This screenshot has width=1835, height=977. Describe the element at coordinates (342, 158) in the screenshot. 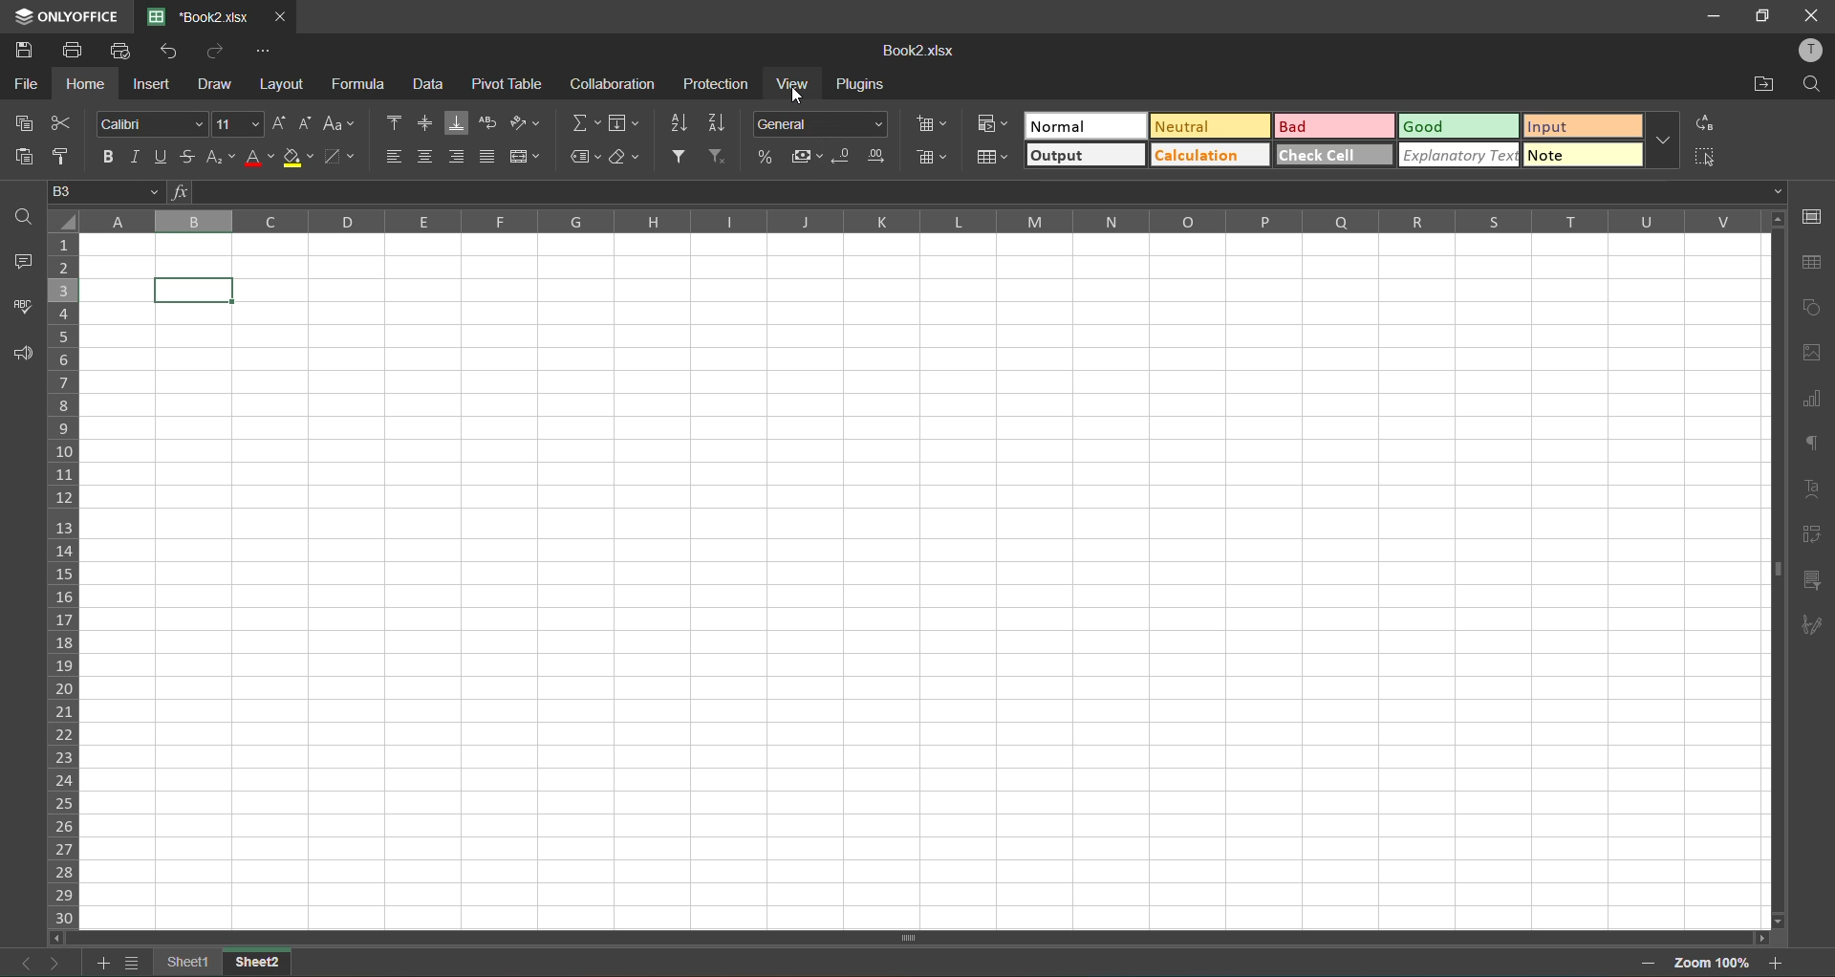

I see `borders` at that location.